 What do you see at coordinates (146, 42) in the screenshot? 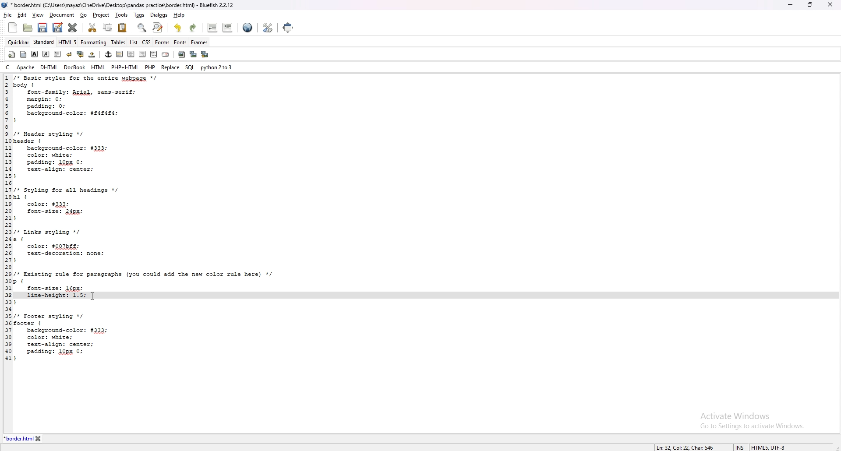
I see `css` at bounding box center [146, 42].